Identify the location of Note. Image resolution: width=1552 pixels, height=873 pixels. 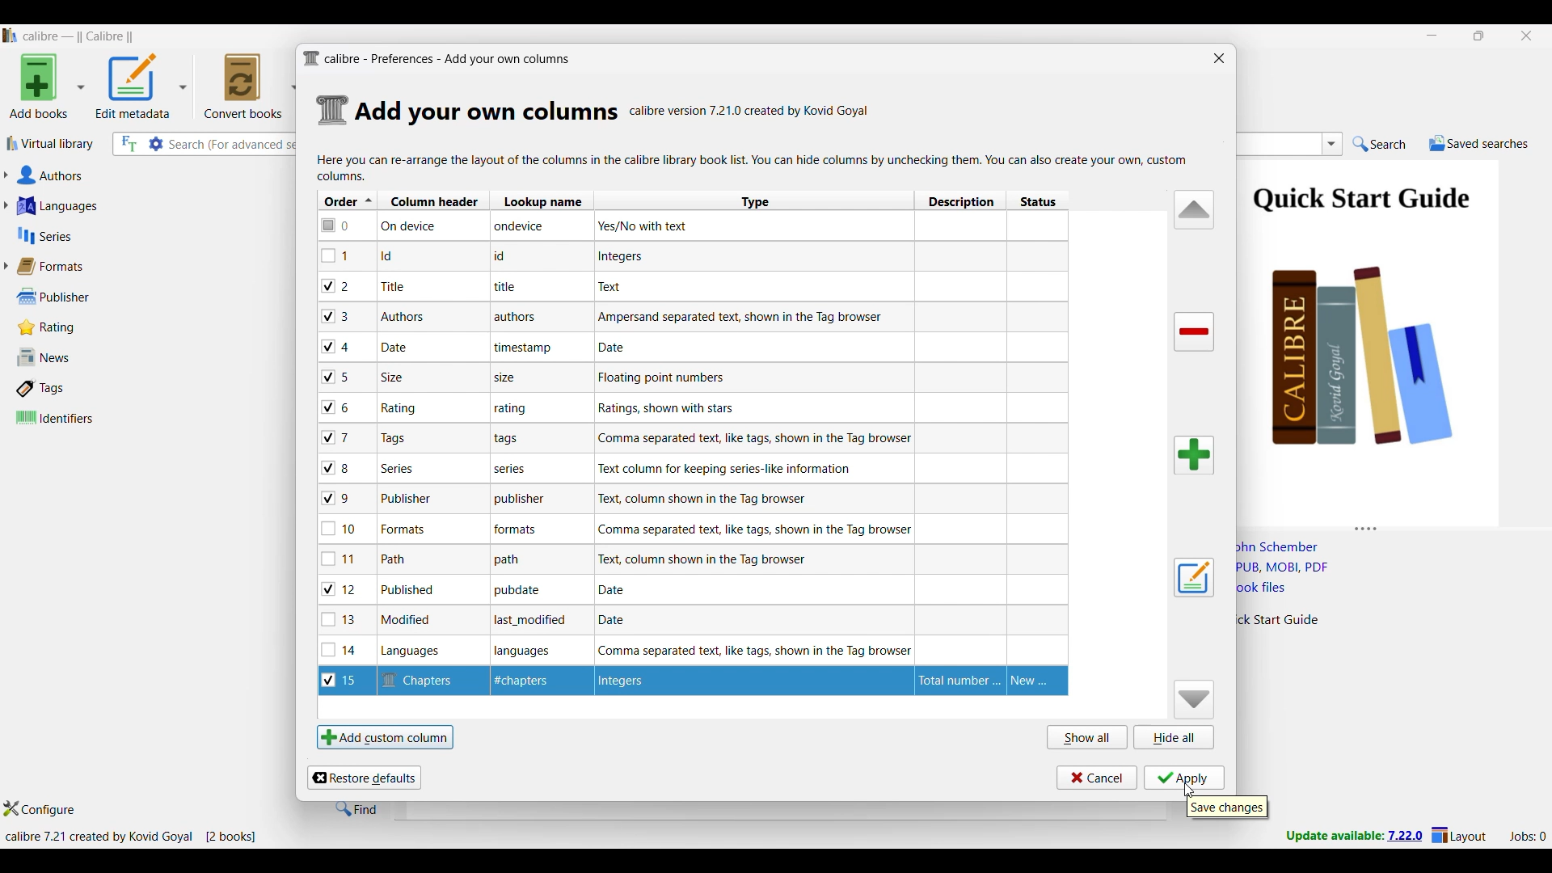
(391, 256).